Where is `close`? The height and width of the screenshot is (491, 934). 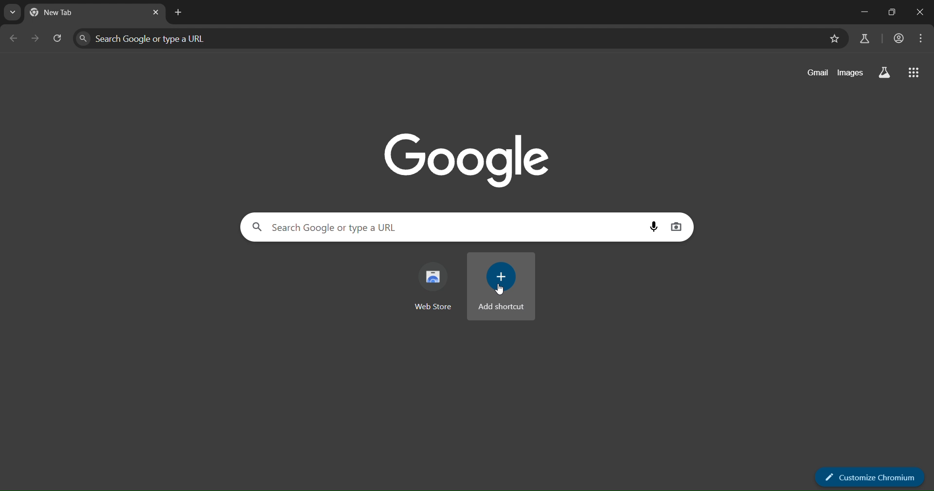 close is located at coordinates (919, 12).